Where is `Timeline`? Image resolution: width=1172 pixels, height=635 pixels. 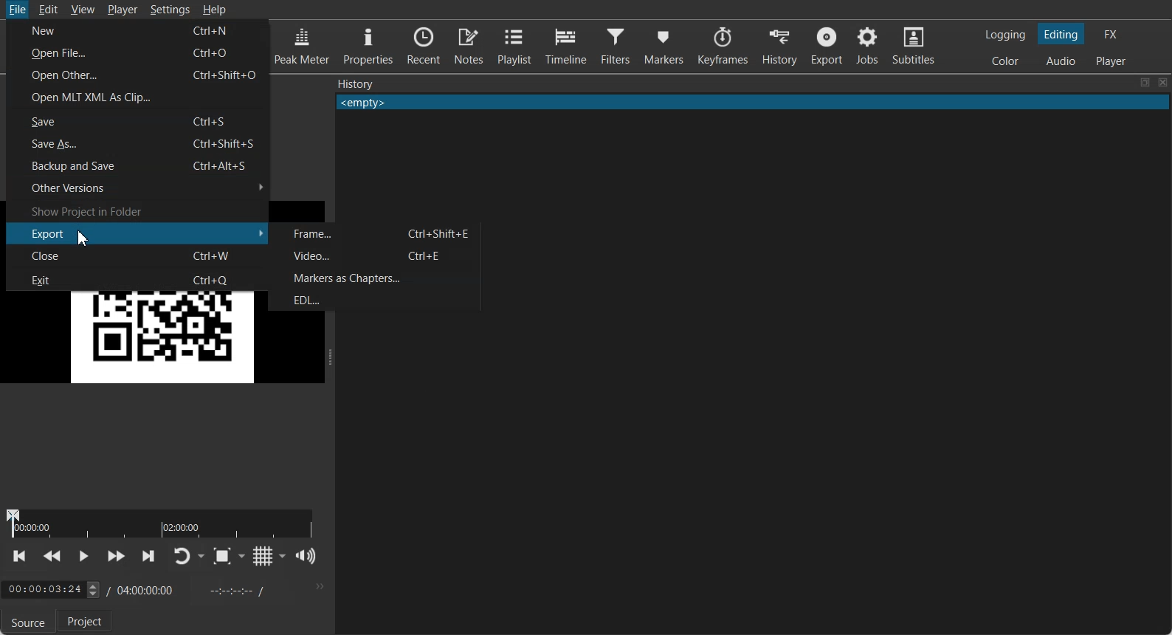
Timeline is located at coordinates (565, 44).